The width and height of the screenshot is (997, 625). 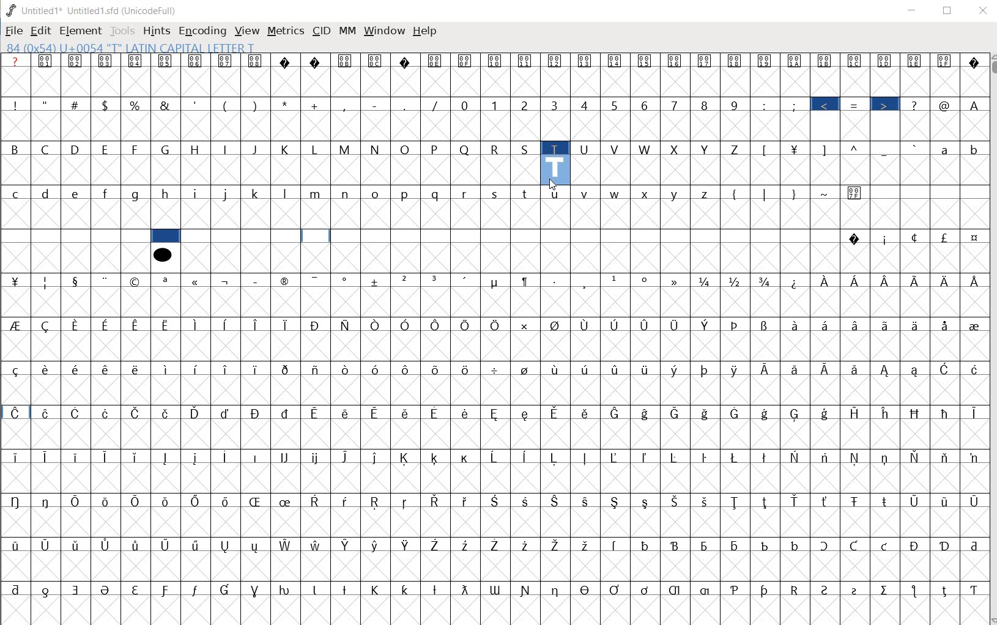 What do you see at coordinates (436, 413) in the screenshot?
I see `Symbol` at bounding box center [436, 413].